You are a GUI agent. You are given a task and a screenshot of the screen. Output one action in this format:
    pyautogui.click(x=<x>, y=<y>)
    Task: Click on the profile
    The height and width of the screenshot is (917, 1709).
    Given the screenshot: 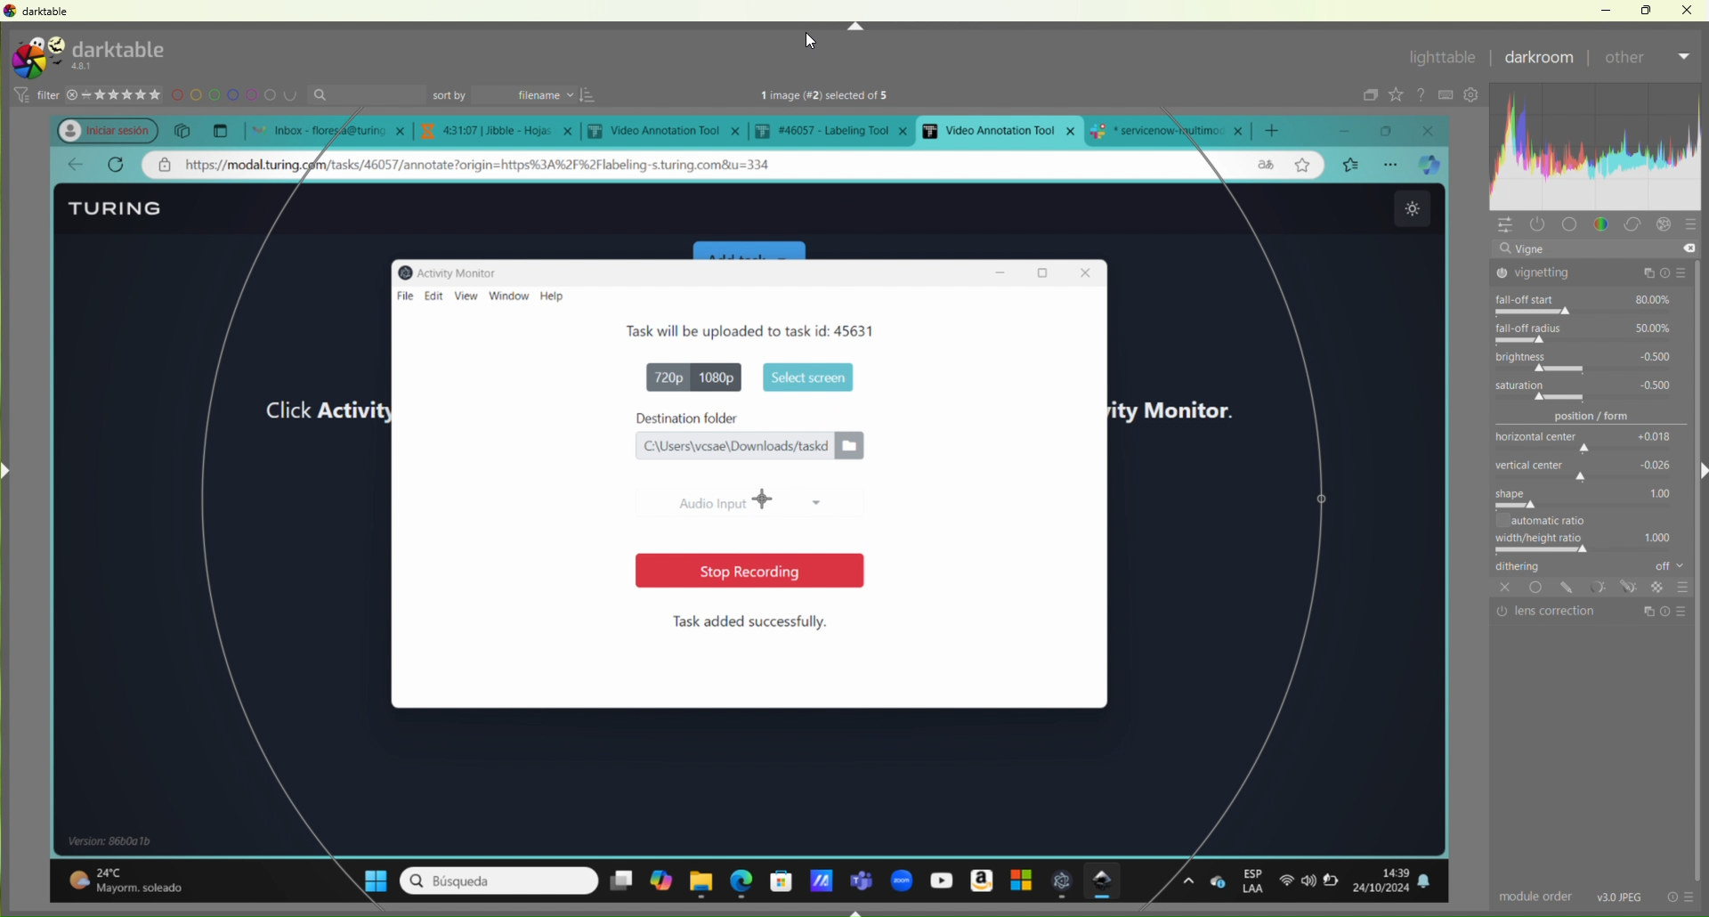 What is the action you would take?
    pyautogui.click(x=98, y=128)
    